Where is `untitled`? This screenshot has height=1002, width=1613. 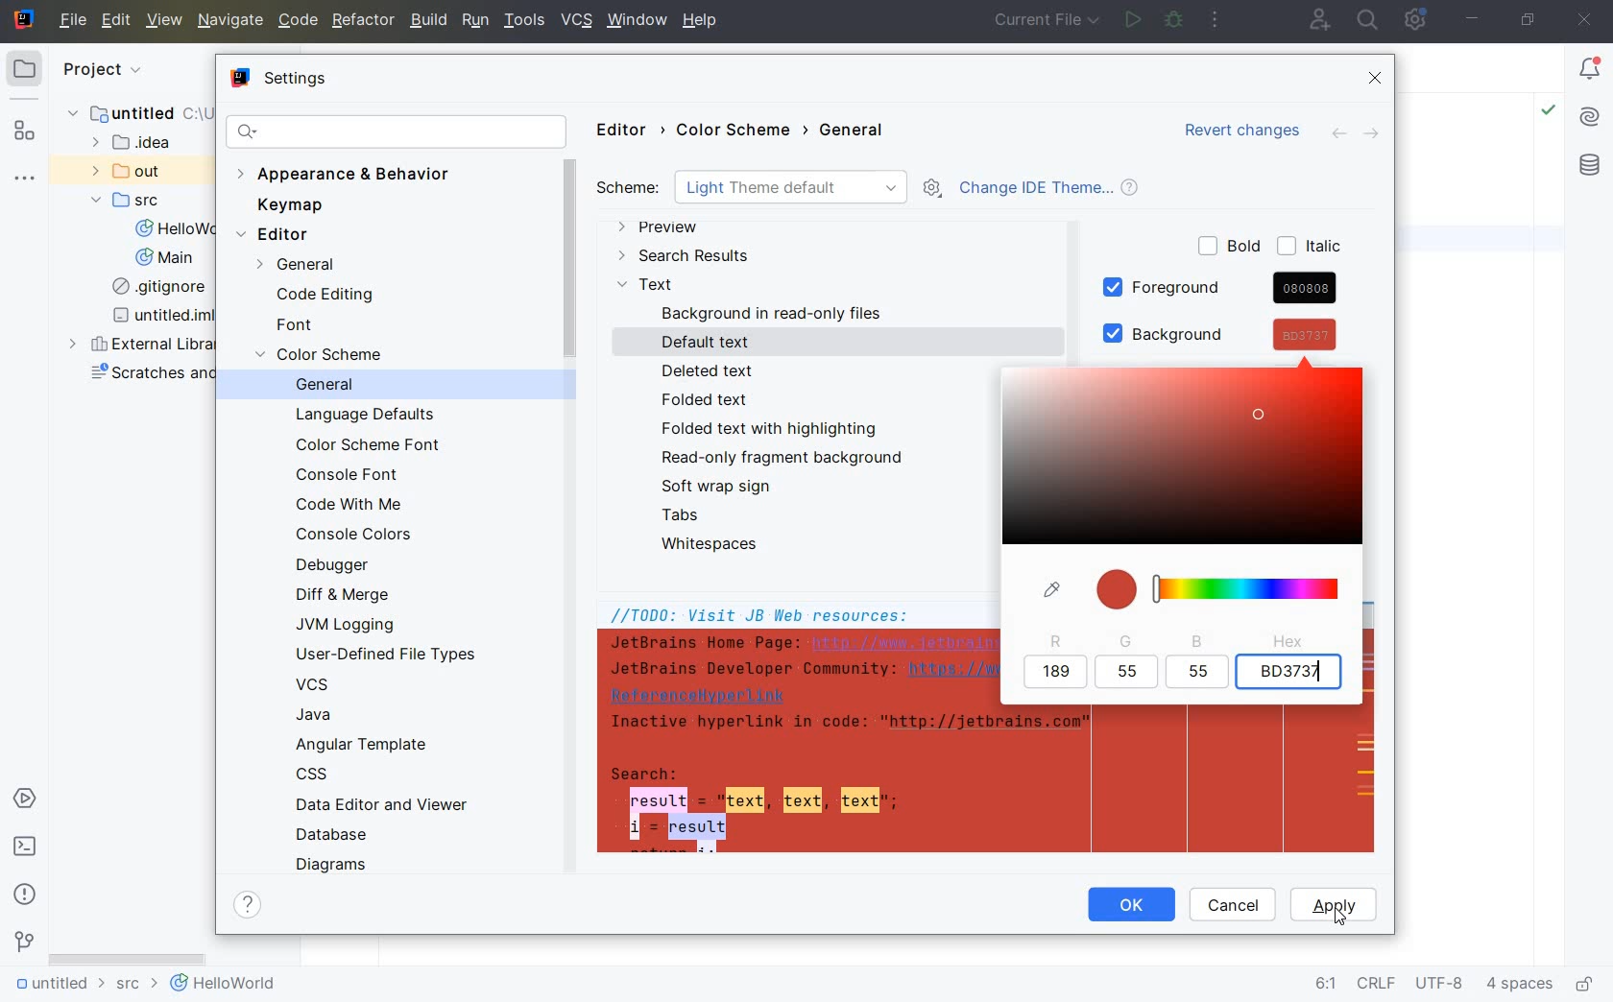 untitled is located at coordinates (166, 317).